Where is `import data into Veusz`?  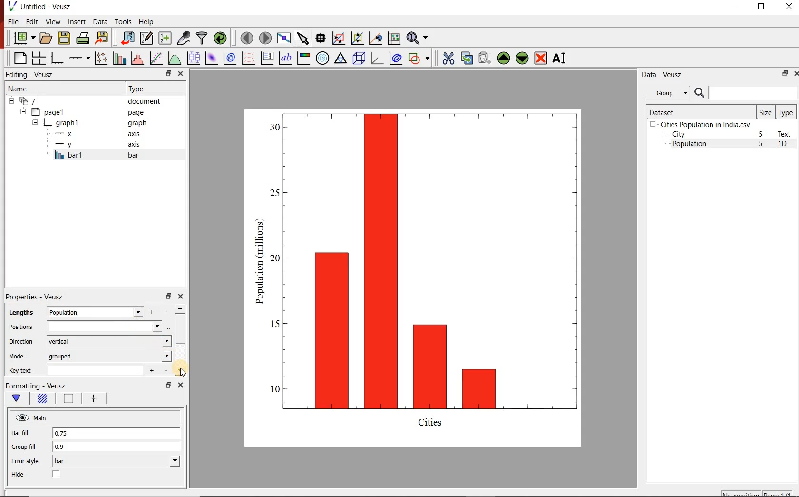 import data into Veusz is located at coordinates (127, 38).